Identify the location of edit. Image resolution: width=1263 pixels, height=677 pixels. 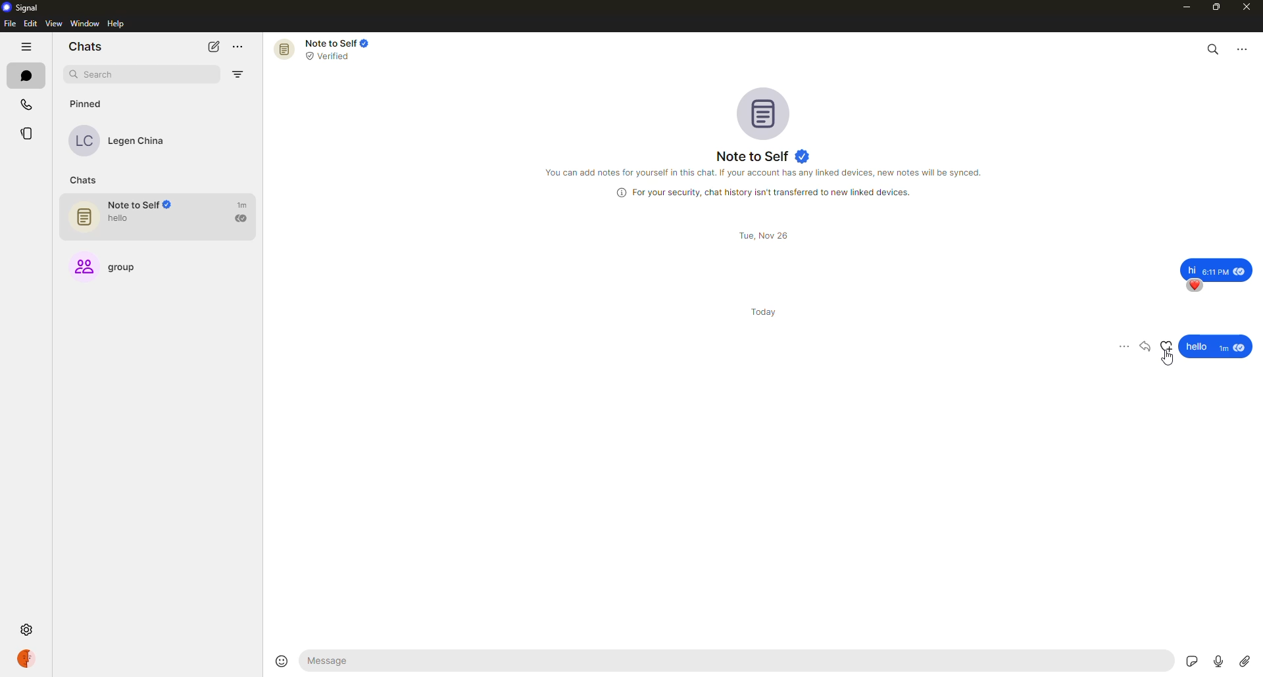
(30, 24).